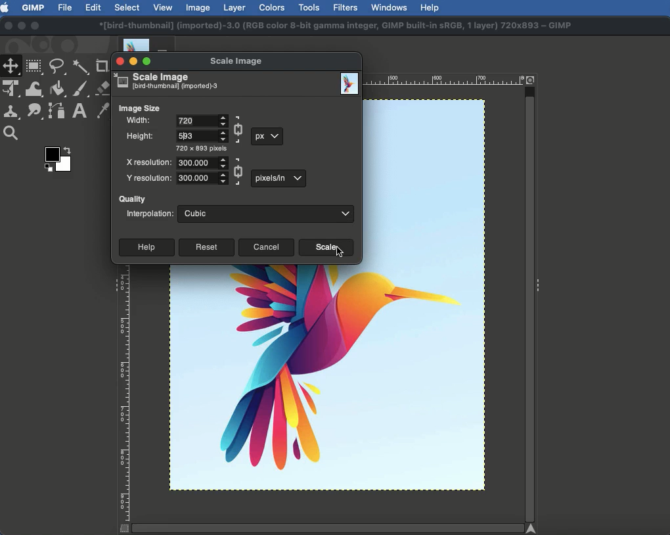 The width and height of the screenshot is (670, 535). I want to click on Minimize, so click(21, 25).